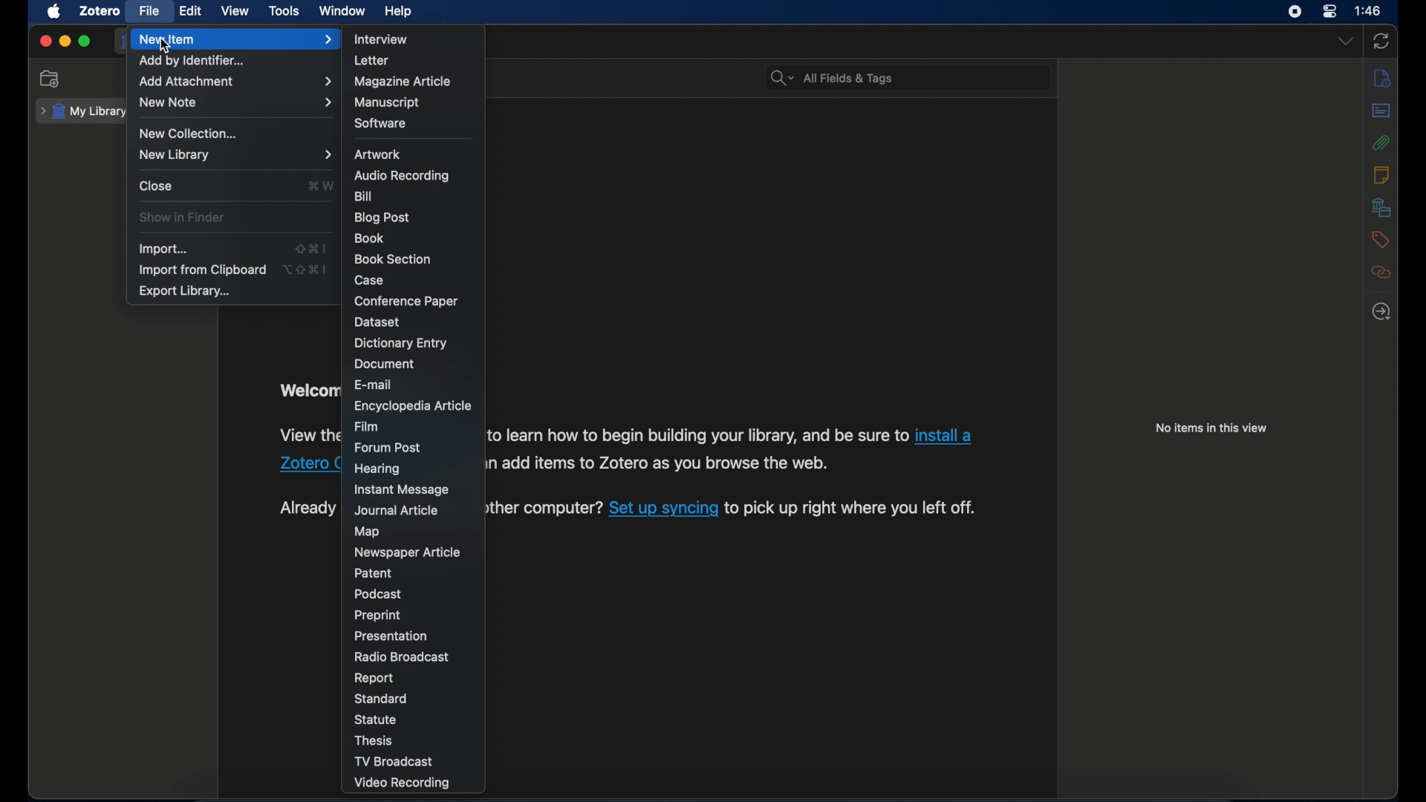 The width and height of the screenshot is (1426, 802). Describe the element at coordinates (387, 102) in the screenshot. I see `manuscript` at that location.